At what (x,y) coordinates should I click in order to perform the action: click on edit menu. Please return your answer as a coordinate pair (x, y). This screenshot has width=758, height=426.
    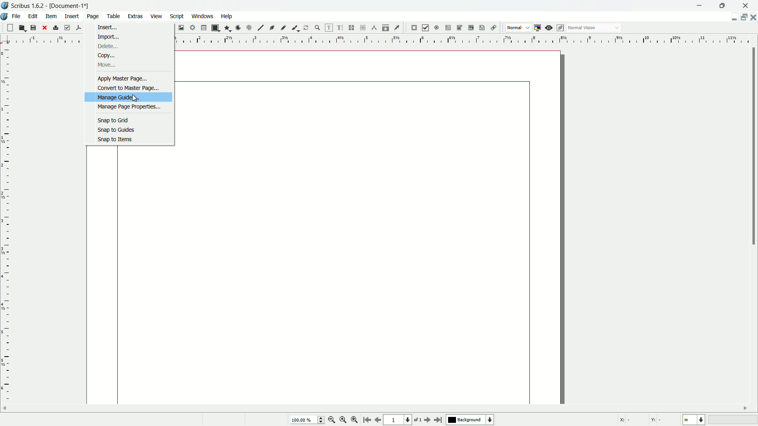
    Looking at the image, I should click on (34, 16).